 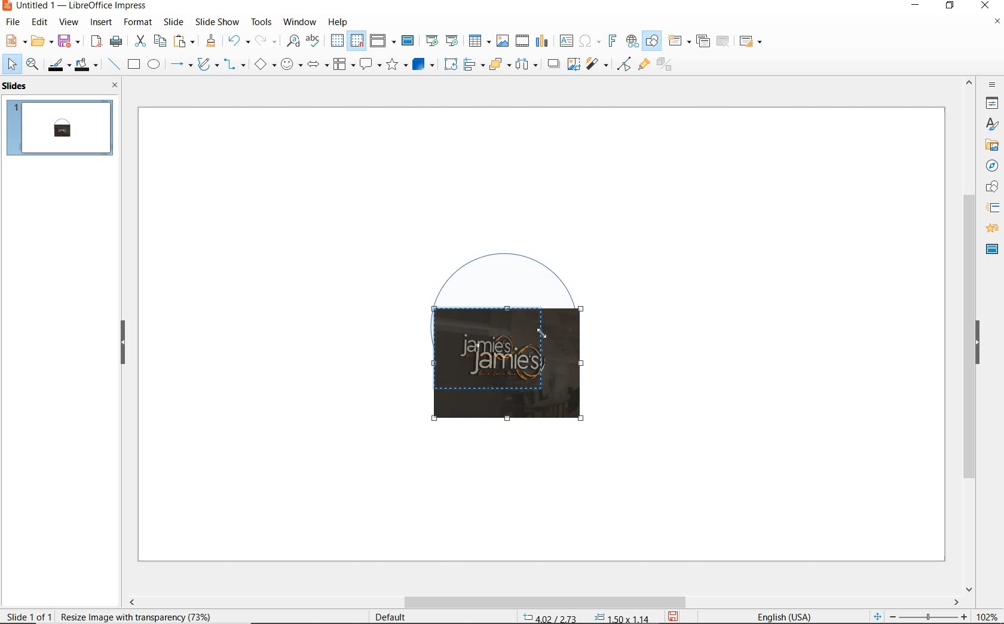 What do you see at coordinates (518, 374) in the screenshot?
I see `image cropping` at bounding box center [518, 374].